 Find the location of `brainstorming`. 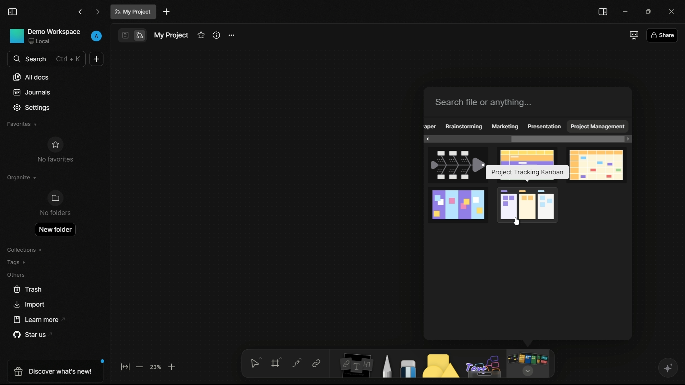

brainstorming is located at coordinates (463, 127).